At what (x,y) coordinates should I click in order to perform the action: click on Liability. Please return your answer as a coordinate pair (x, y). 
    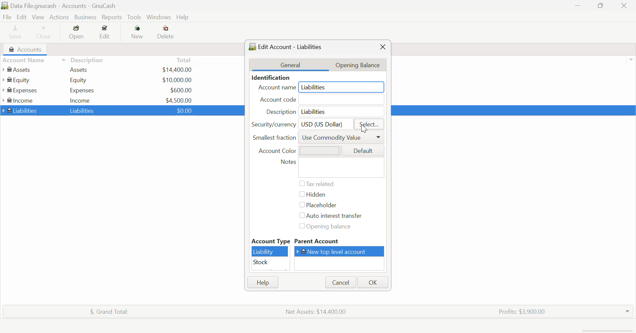
    Looking at the image, I should click on (270, 252).